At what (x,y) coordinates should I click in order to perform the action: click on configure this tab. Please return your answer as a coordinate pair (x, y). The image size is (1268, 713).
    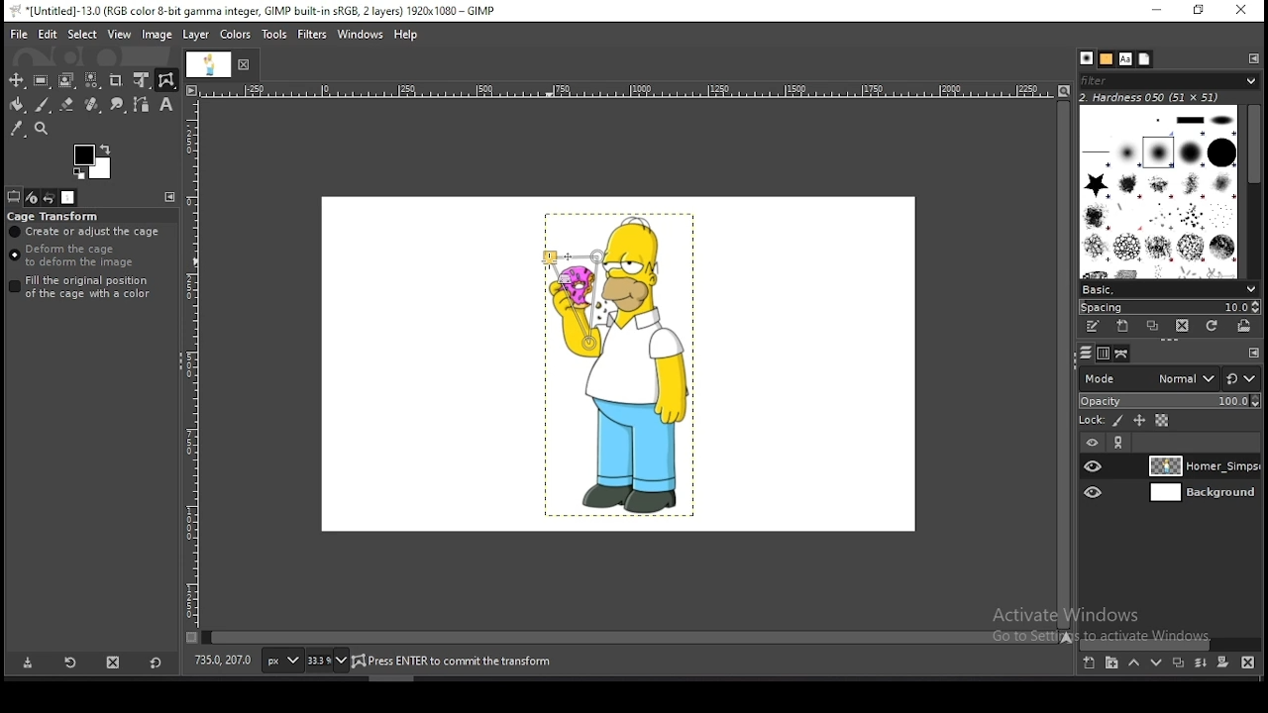
    Looking at the image, I should click on (1254, 58).